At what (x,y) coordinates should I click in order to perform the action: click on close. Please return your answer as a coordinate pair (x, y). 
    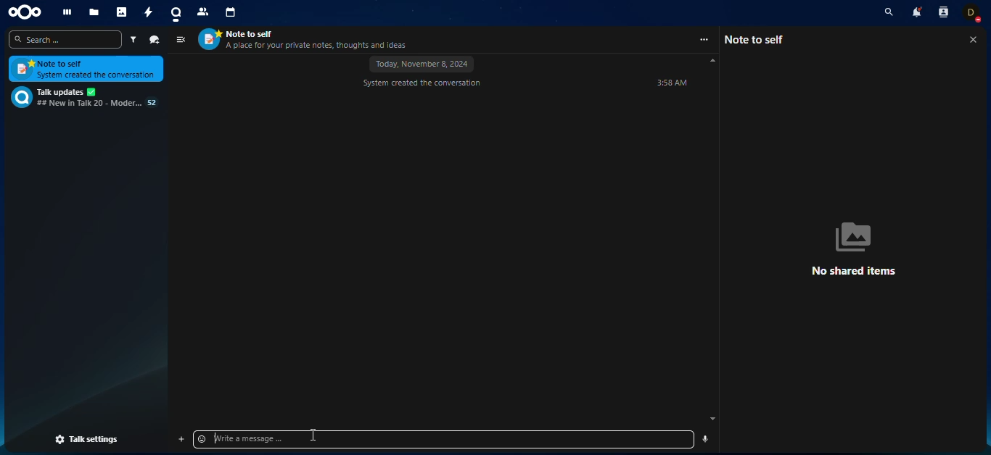
    Looking at the image, I should click on (972, 41).